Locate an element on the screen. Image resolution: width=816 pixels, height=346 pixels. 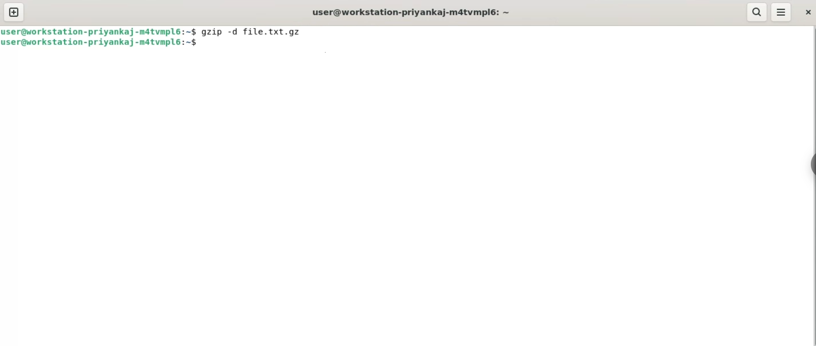
close is located at coordinates (808, 12).